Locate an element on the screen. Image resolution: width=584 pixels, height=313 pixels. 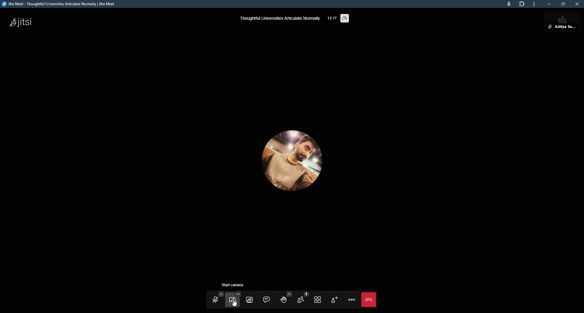
close is located at coordinates (576, 4).